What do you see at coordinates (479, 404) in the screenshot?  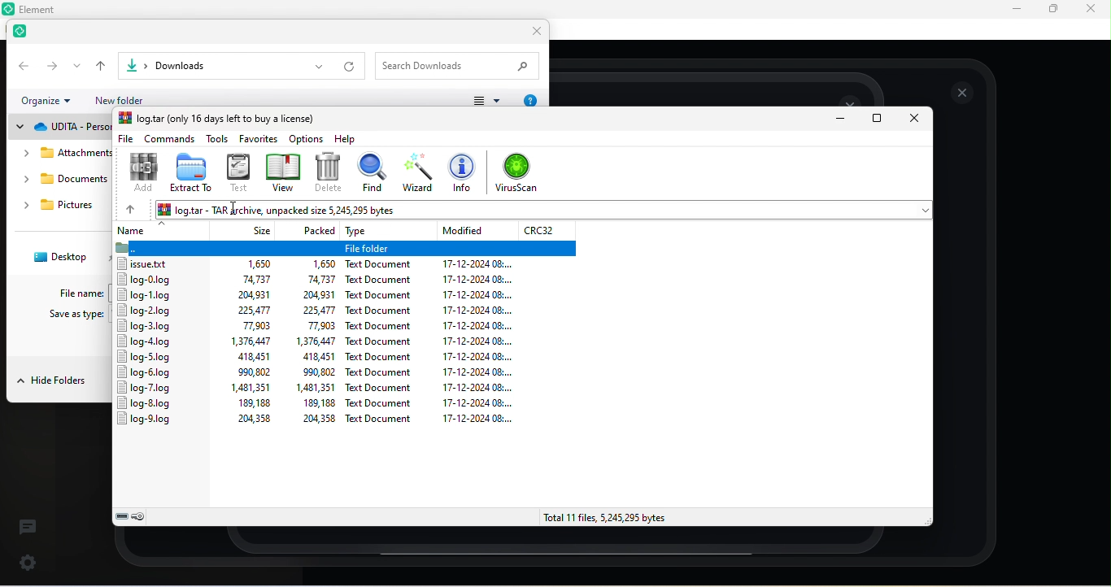 I see `17-12-2024 08:...` at bounding box center [479, 404].